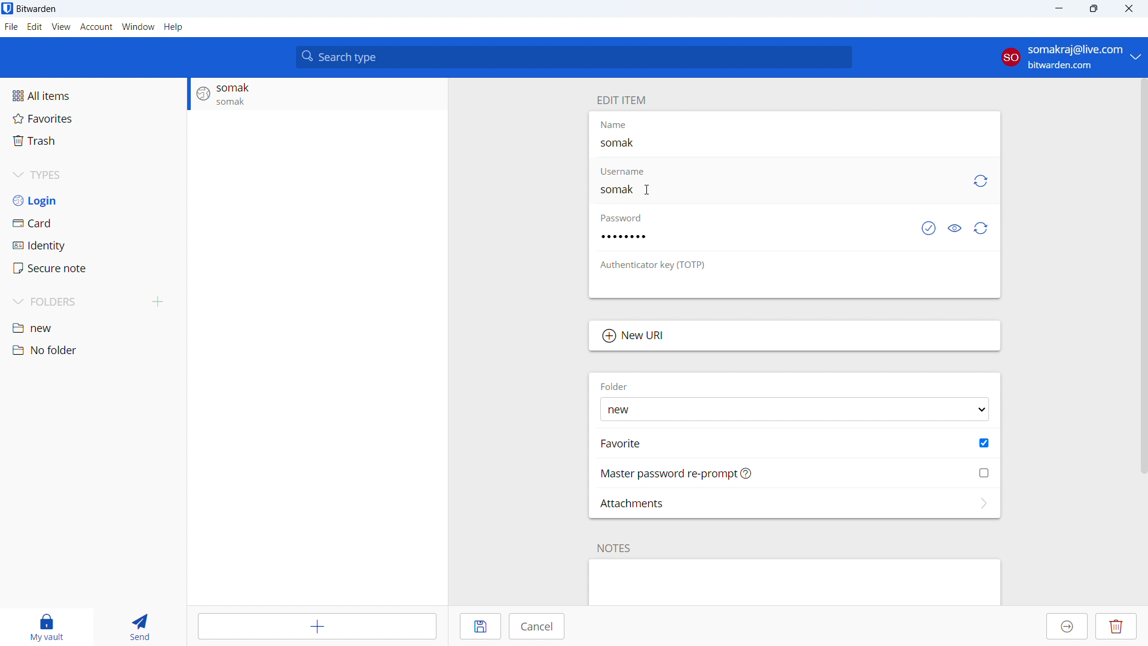 This screenshot has height=646, width=1148. Describe the element at coordinates (317, 95) in the screenshot. I see `login entry` at that location.